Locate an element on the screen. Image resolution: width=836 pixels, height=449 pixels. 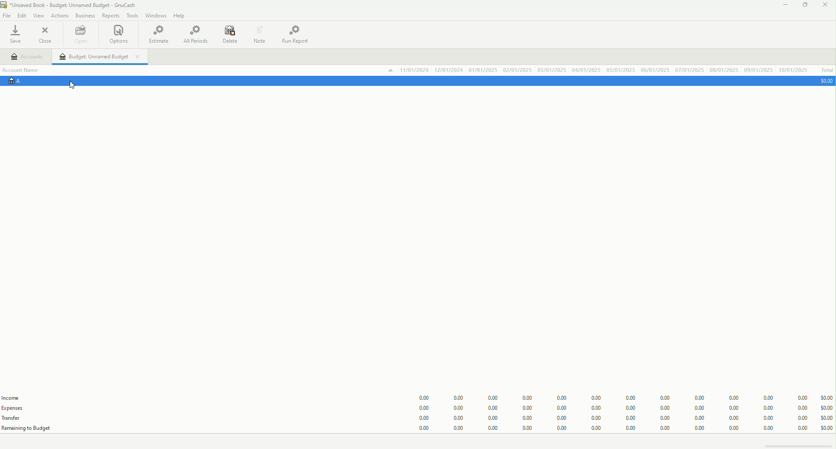
Estimate is located at coordinates (158, 34).